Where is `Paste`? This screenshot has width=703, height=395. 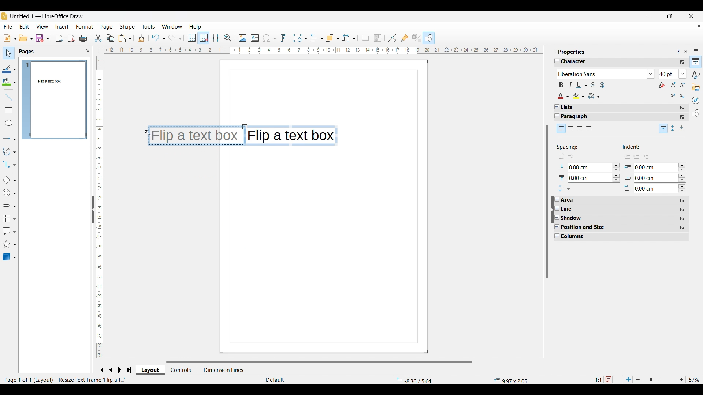 Paste is located at coordinates (125, 38).